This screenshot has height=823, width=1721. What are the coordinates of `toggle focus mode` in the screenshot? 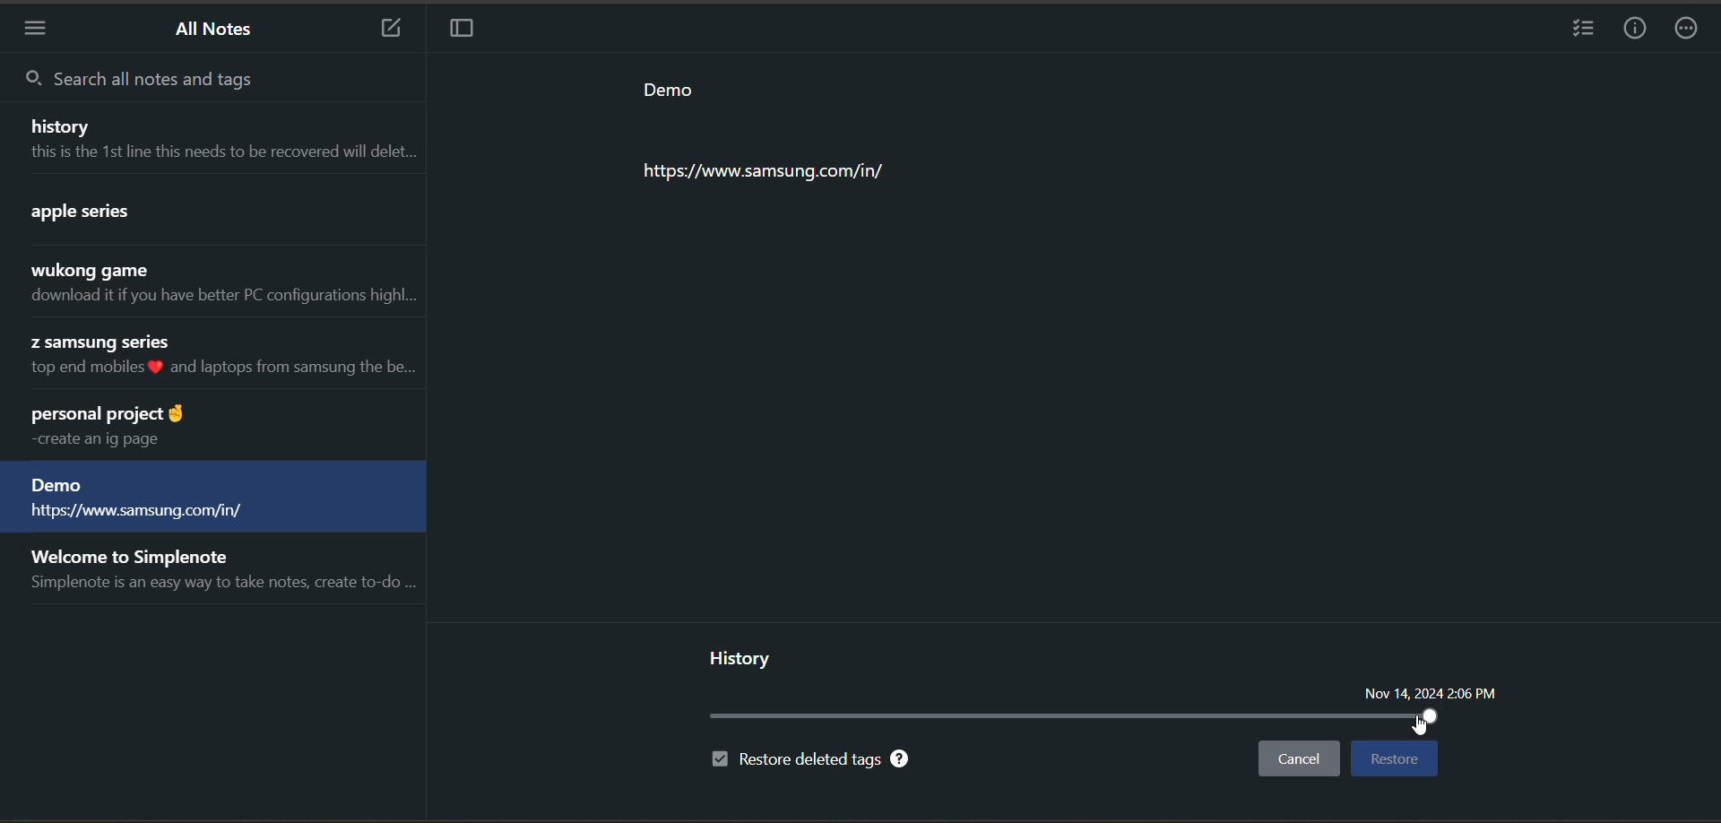 It's located at (460, 30).